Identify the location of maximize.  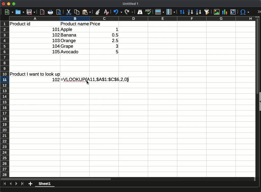
(14, 4).